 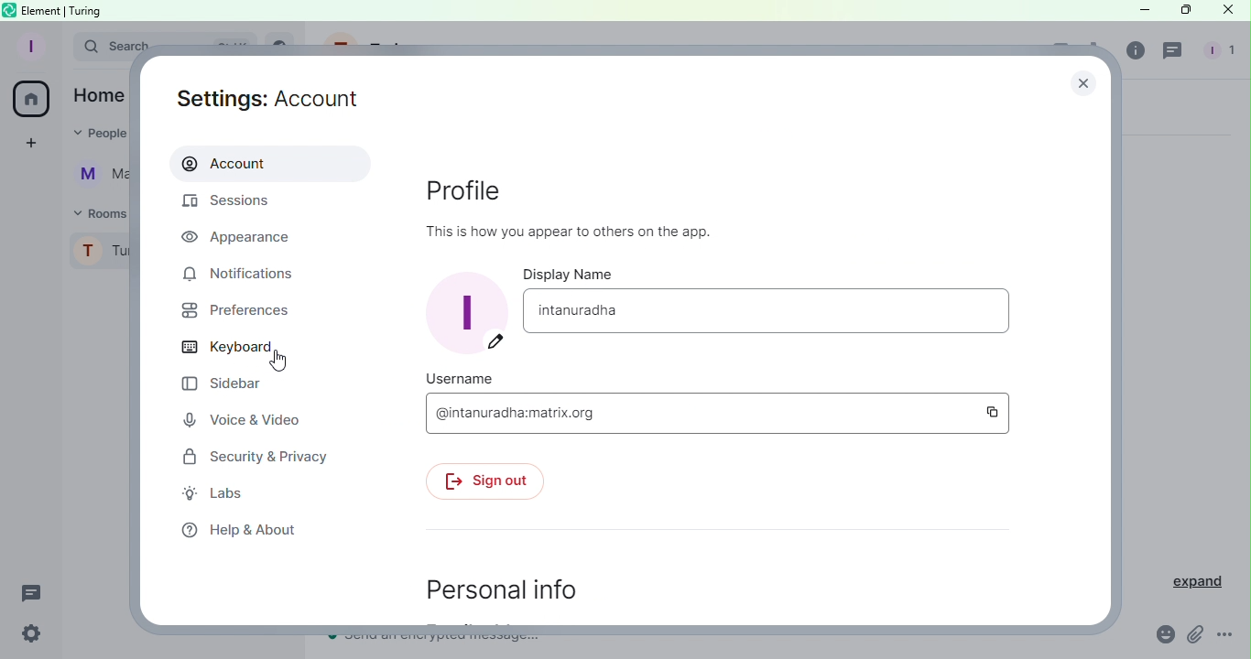 I want to click on Minimize, so click(x=1142, y=9).